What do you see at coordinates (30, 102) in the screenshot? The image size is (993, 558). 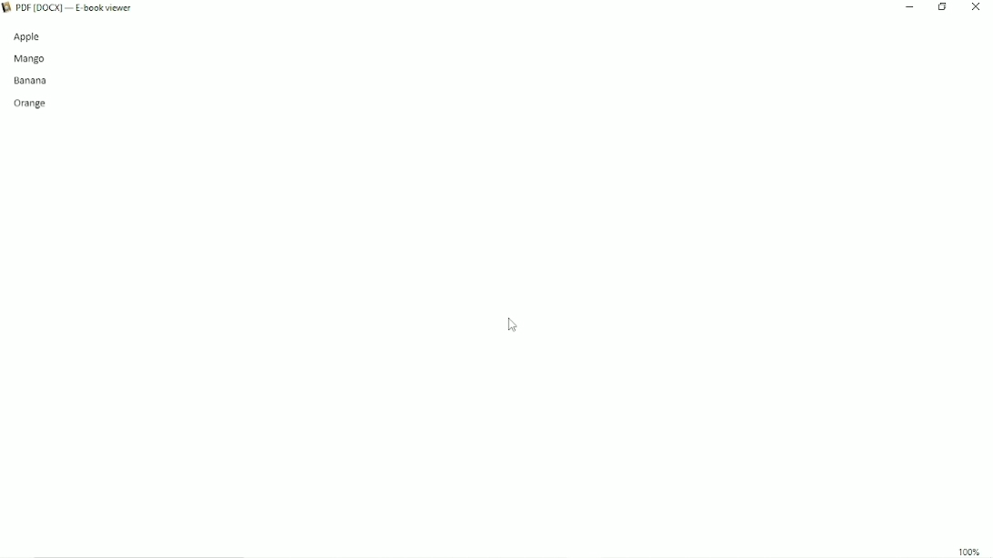 I see `Orange` at bounding box center [30, 102].